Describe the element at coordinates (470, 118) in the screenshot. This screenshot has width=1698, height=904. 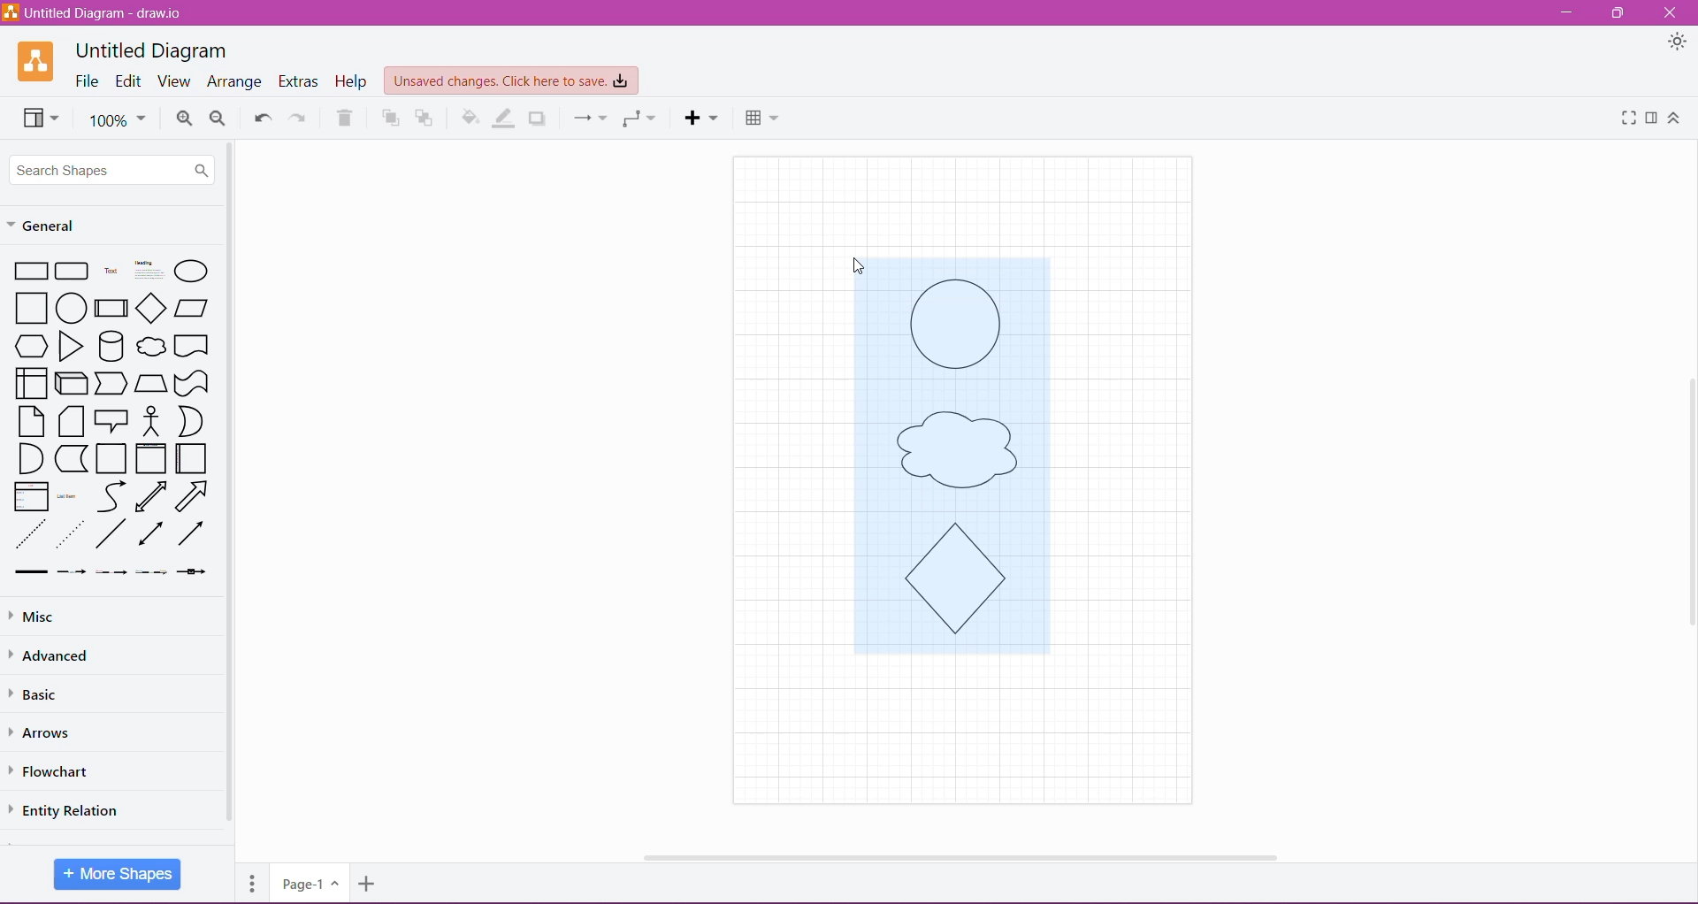
I see `Fill Color` at that location.